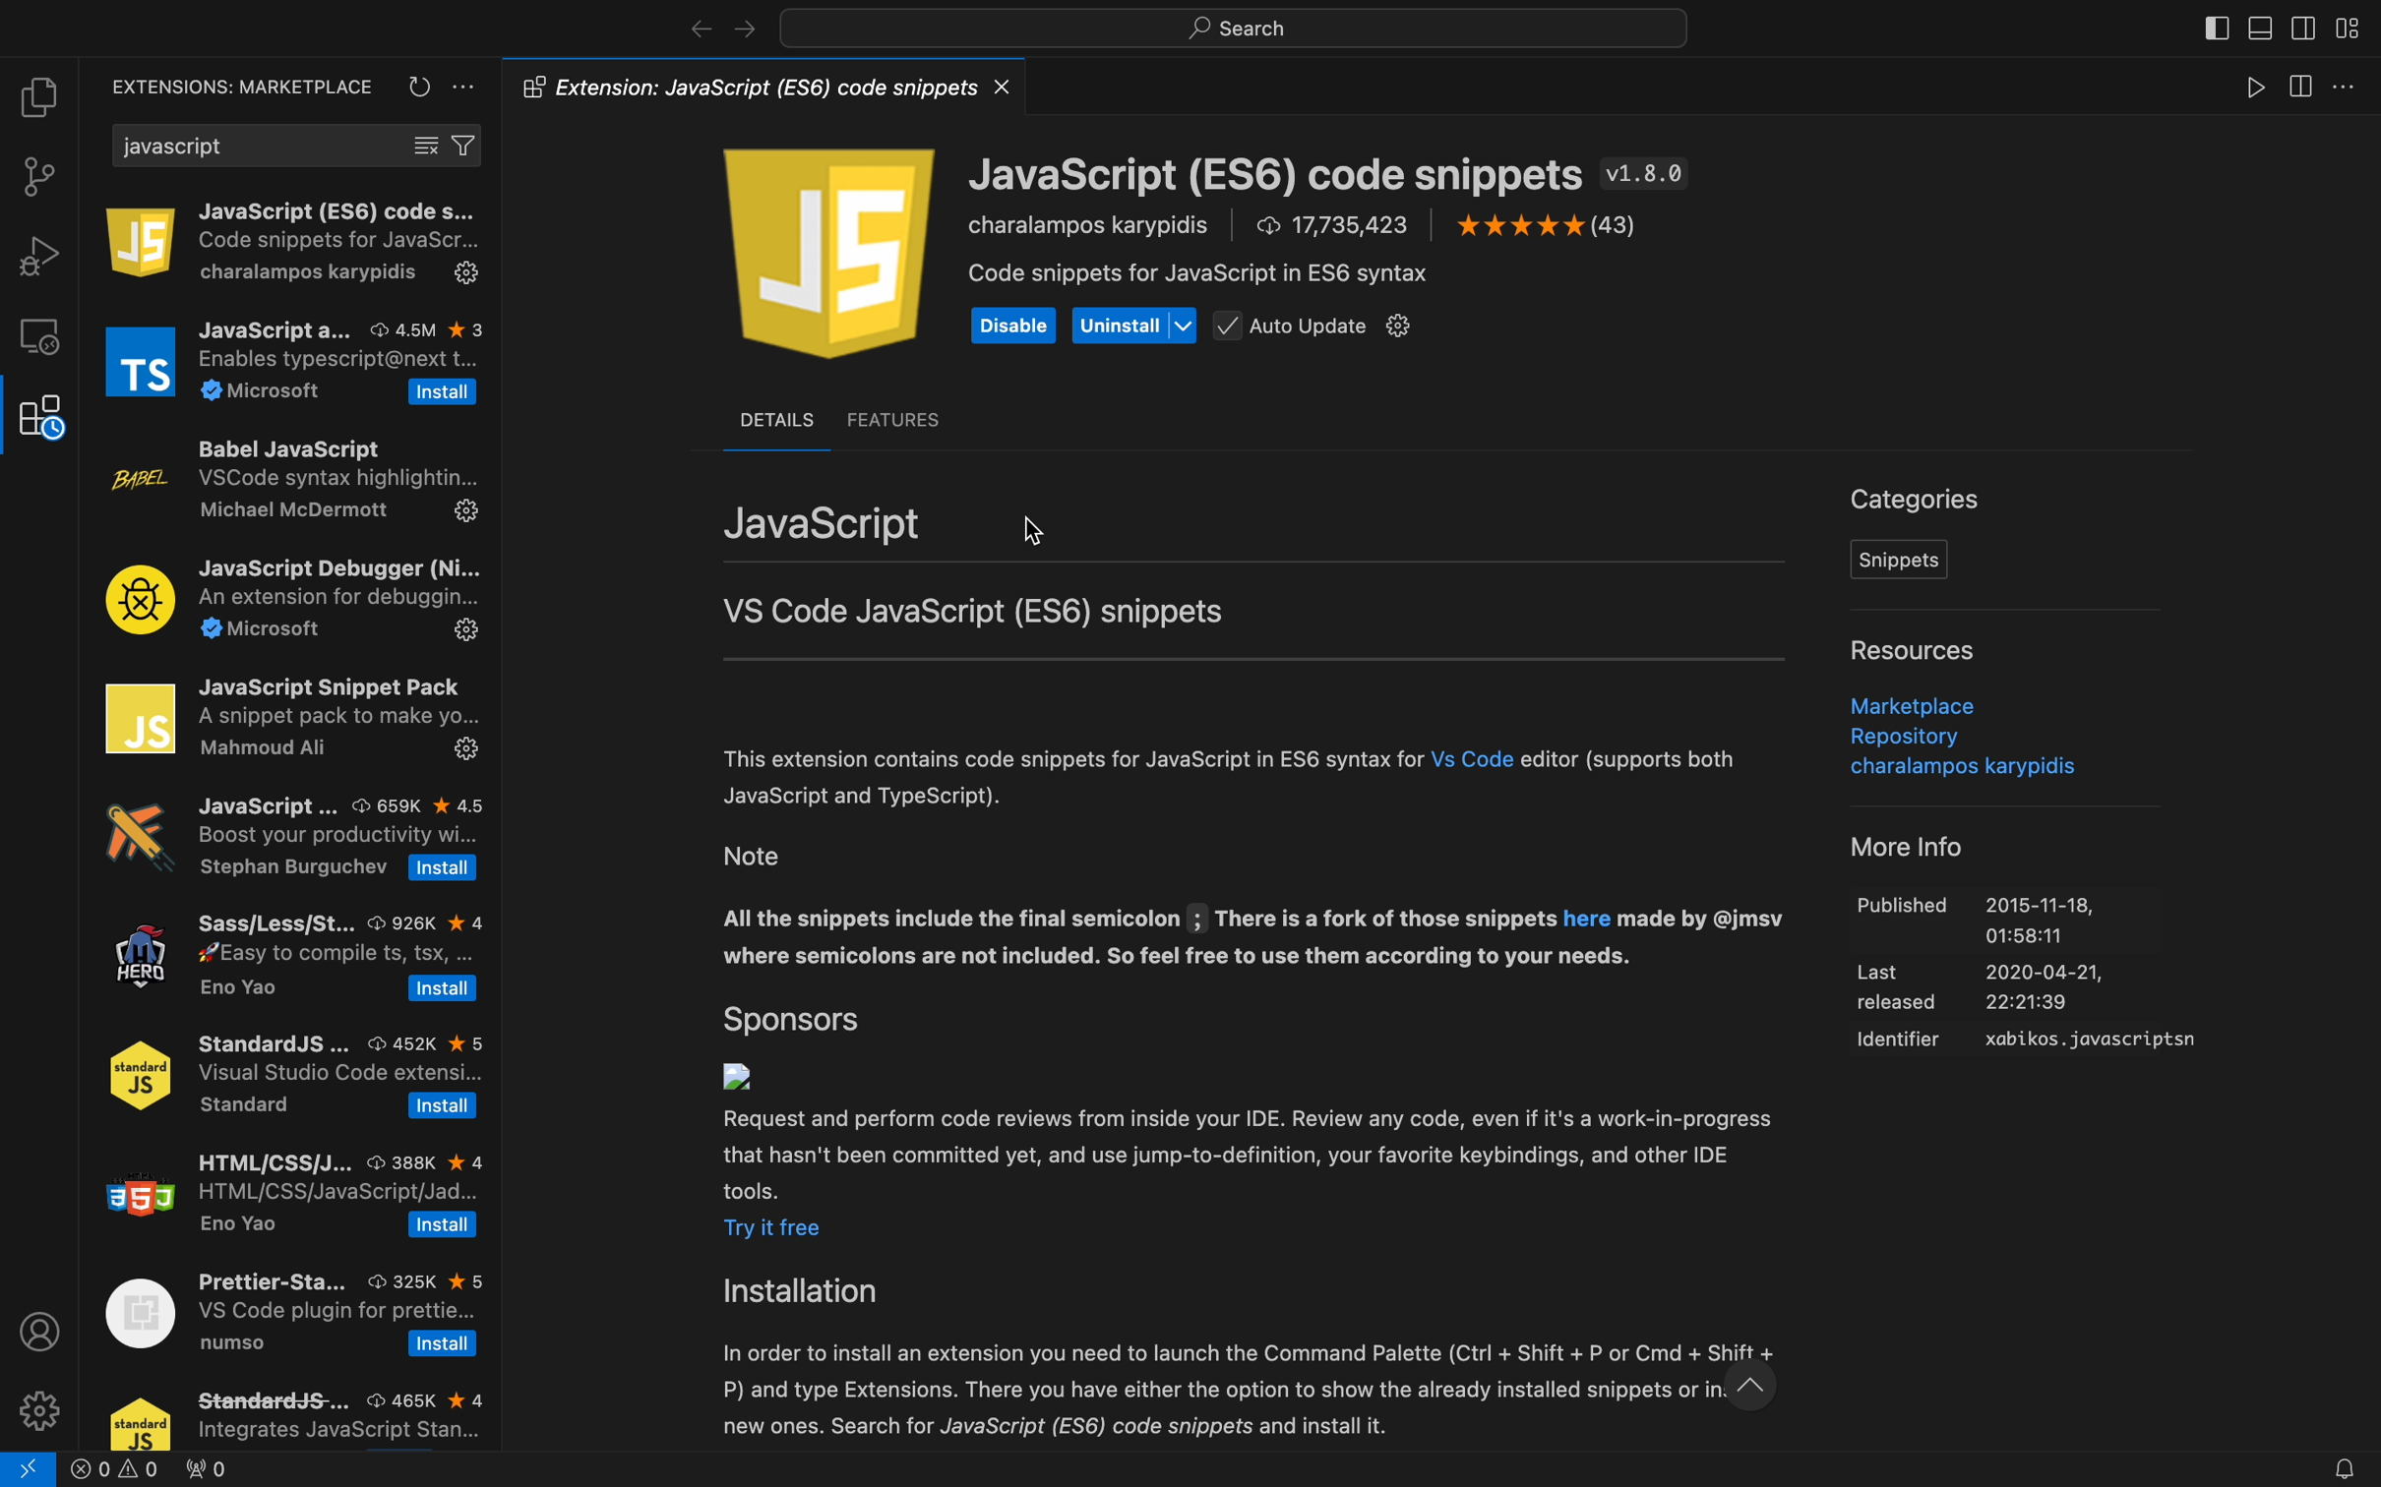 This screenshot has height=1487, width=2381. What do you see at coordinates (39, 418) in the screenshot?
I see `extensions` at bounding box center [39, 418].